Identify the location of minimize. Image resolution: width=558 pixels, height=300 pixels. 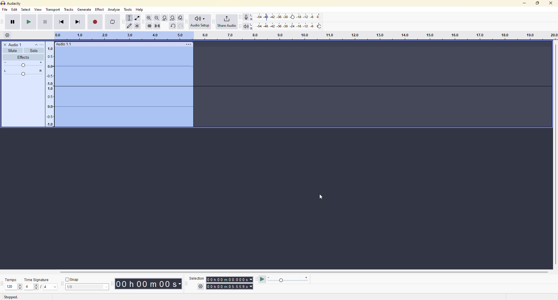
(523, 3).